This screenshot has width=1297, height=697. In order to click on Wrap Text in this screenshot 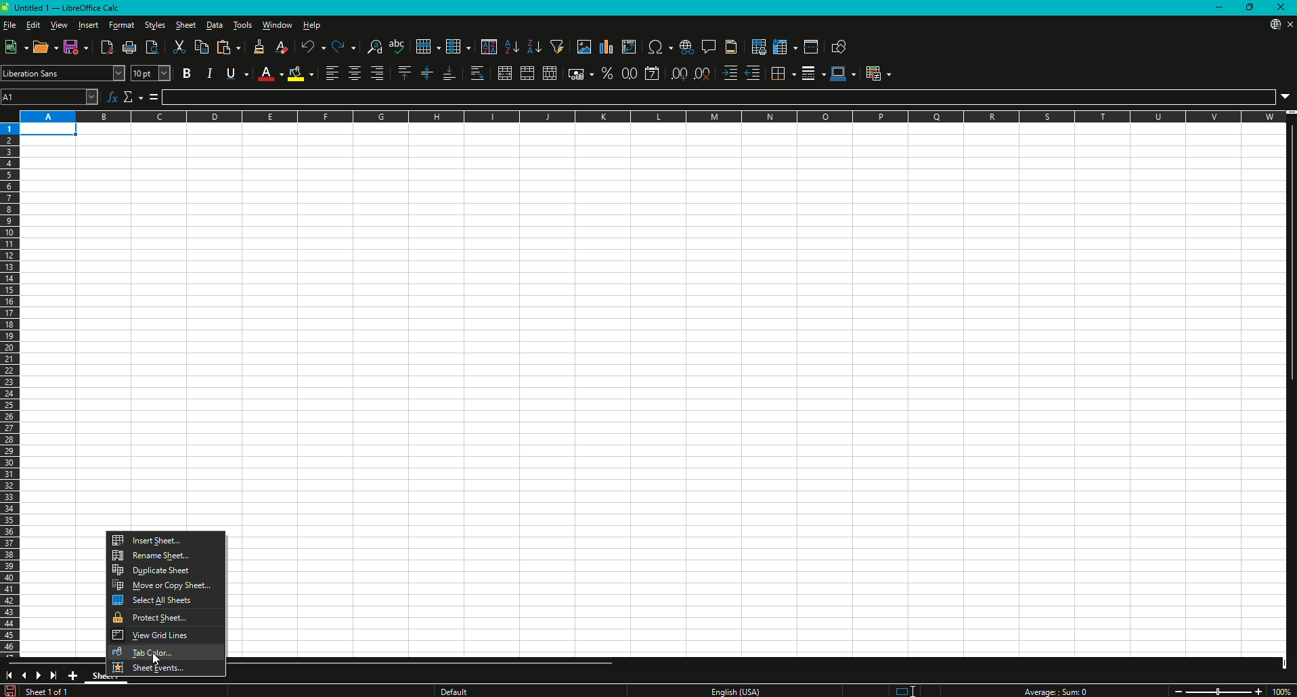, I will do `click(477, 73)`.